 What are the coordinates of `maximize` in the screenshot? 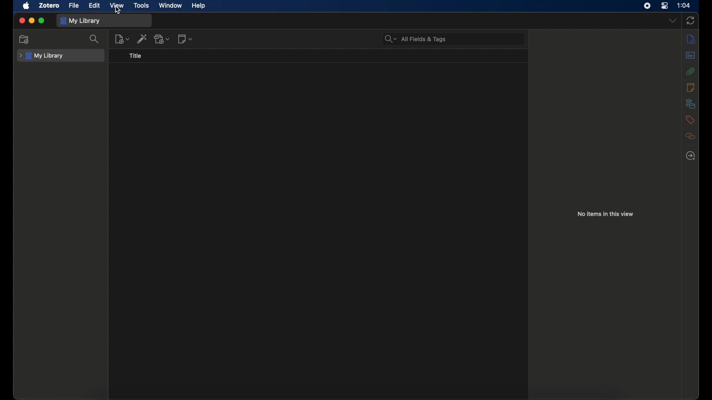 It's located at (42, 20).